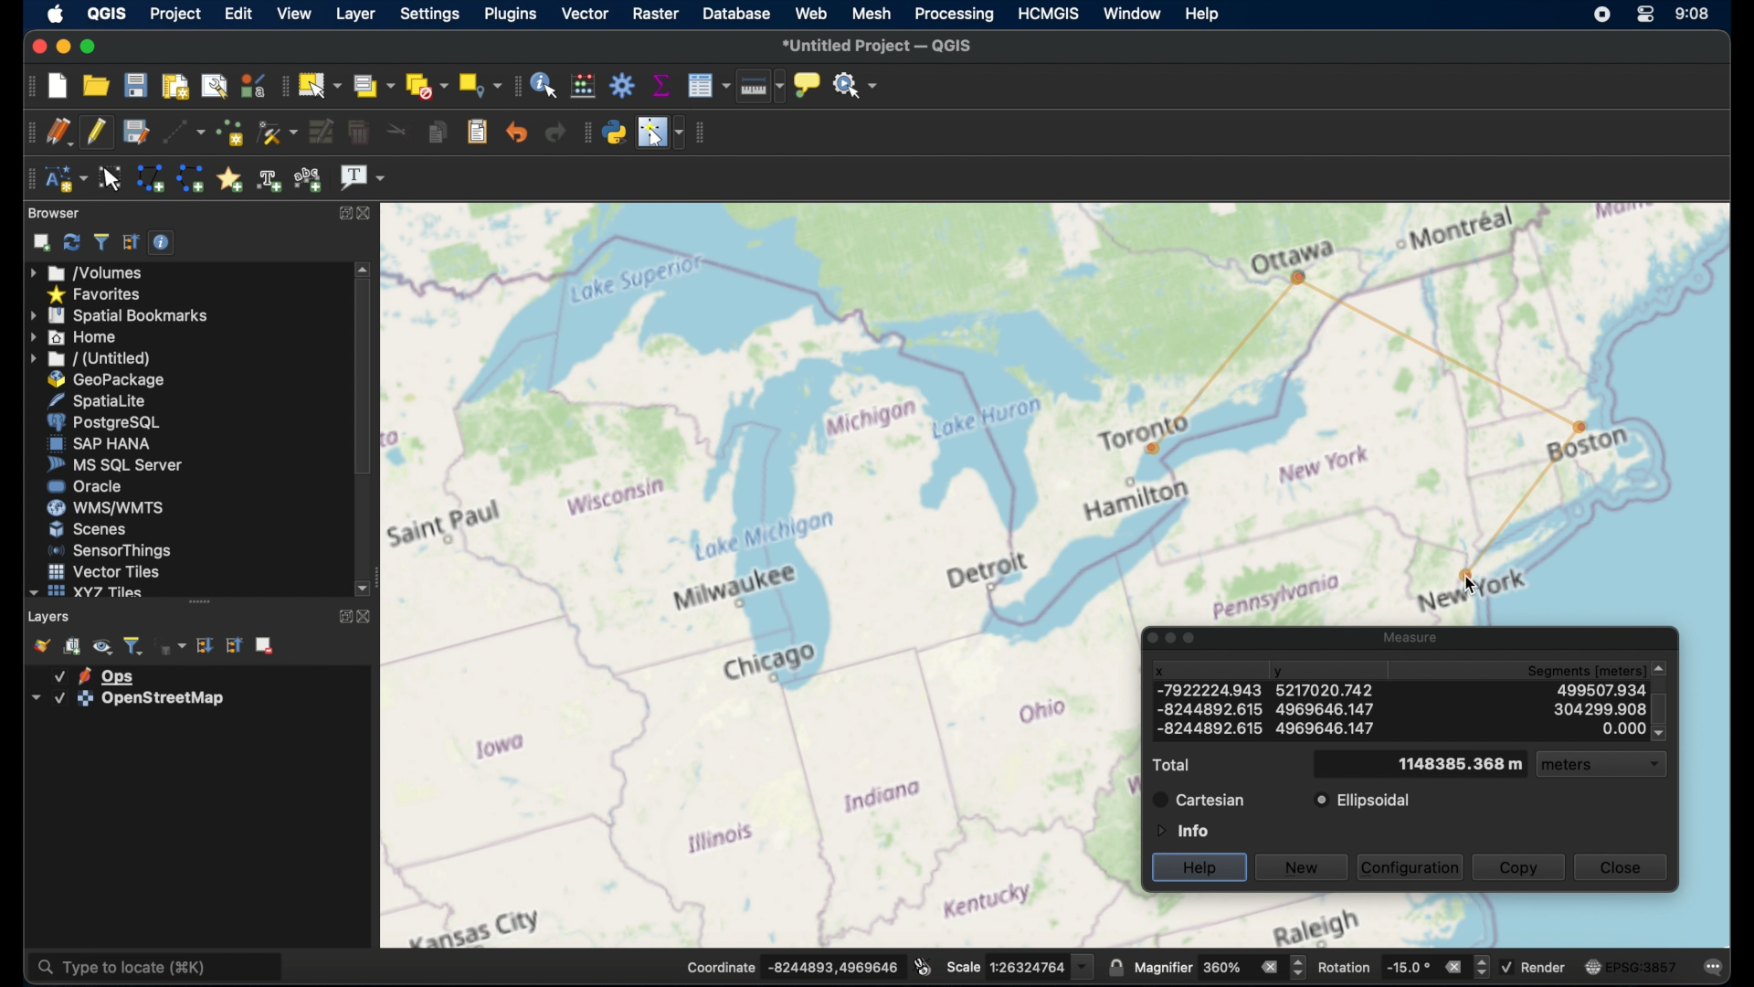  I want to click on selection toolbar, so click(285, 84).